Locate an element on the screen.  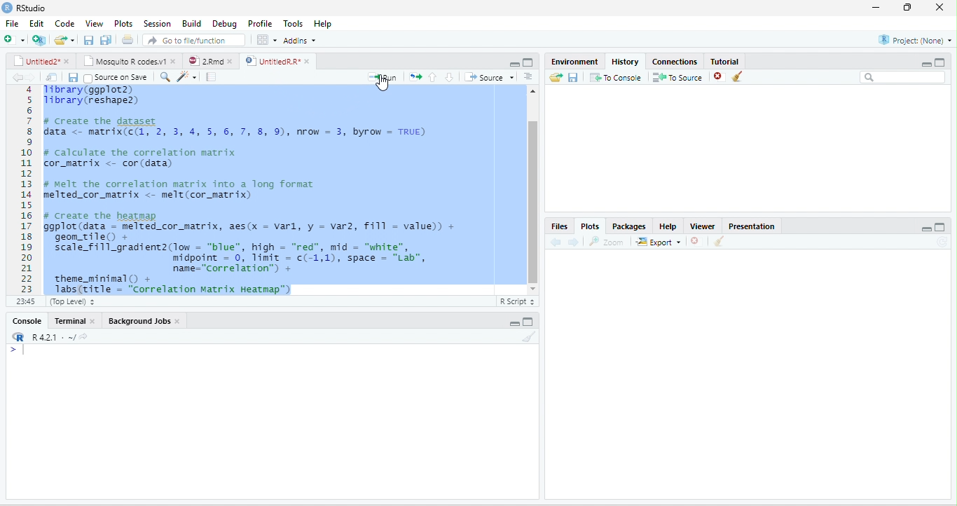
cursor is located at coordinates (386, 83).